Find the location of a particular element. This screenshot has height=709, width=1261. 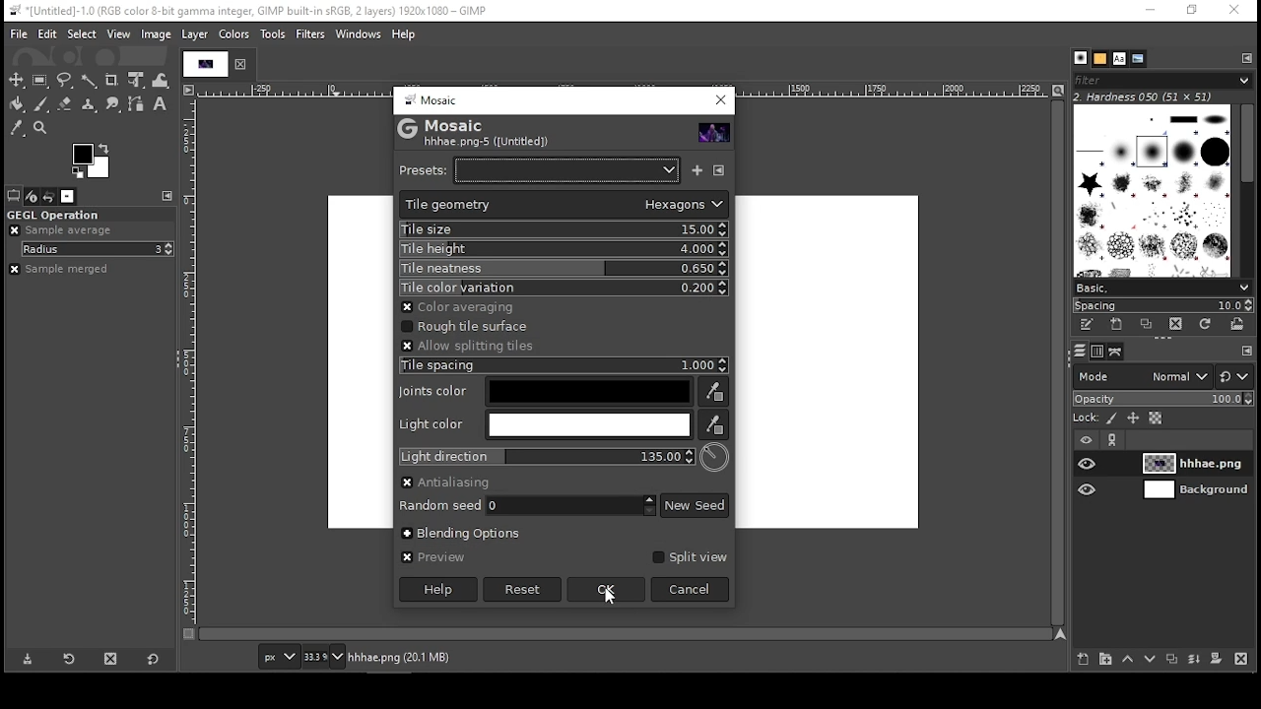

move tool is located at coordinates (17, 78).